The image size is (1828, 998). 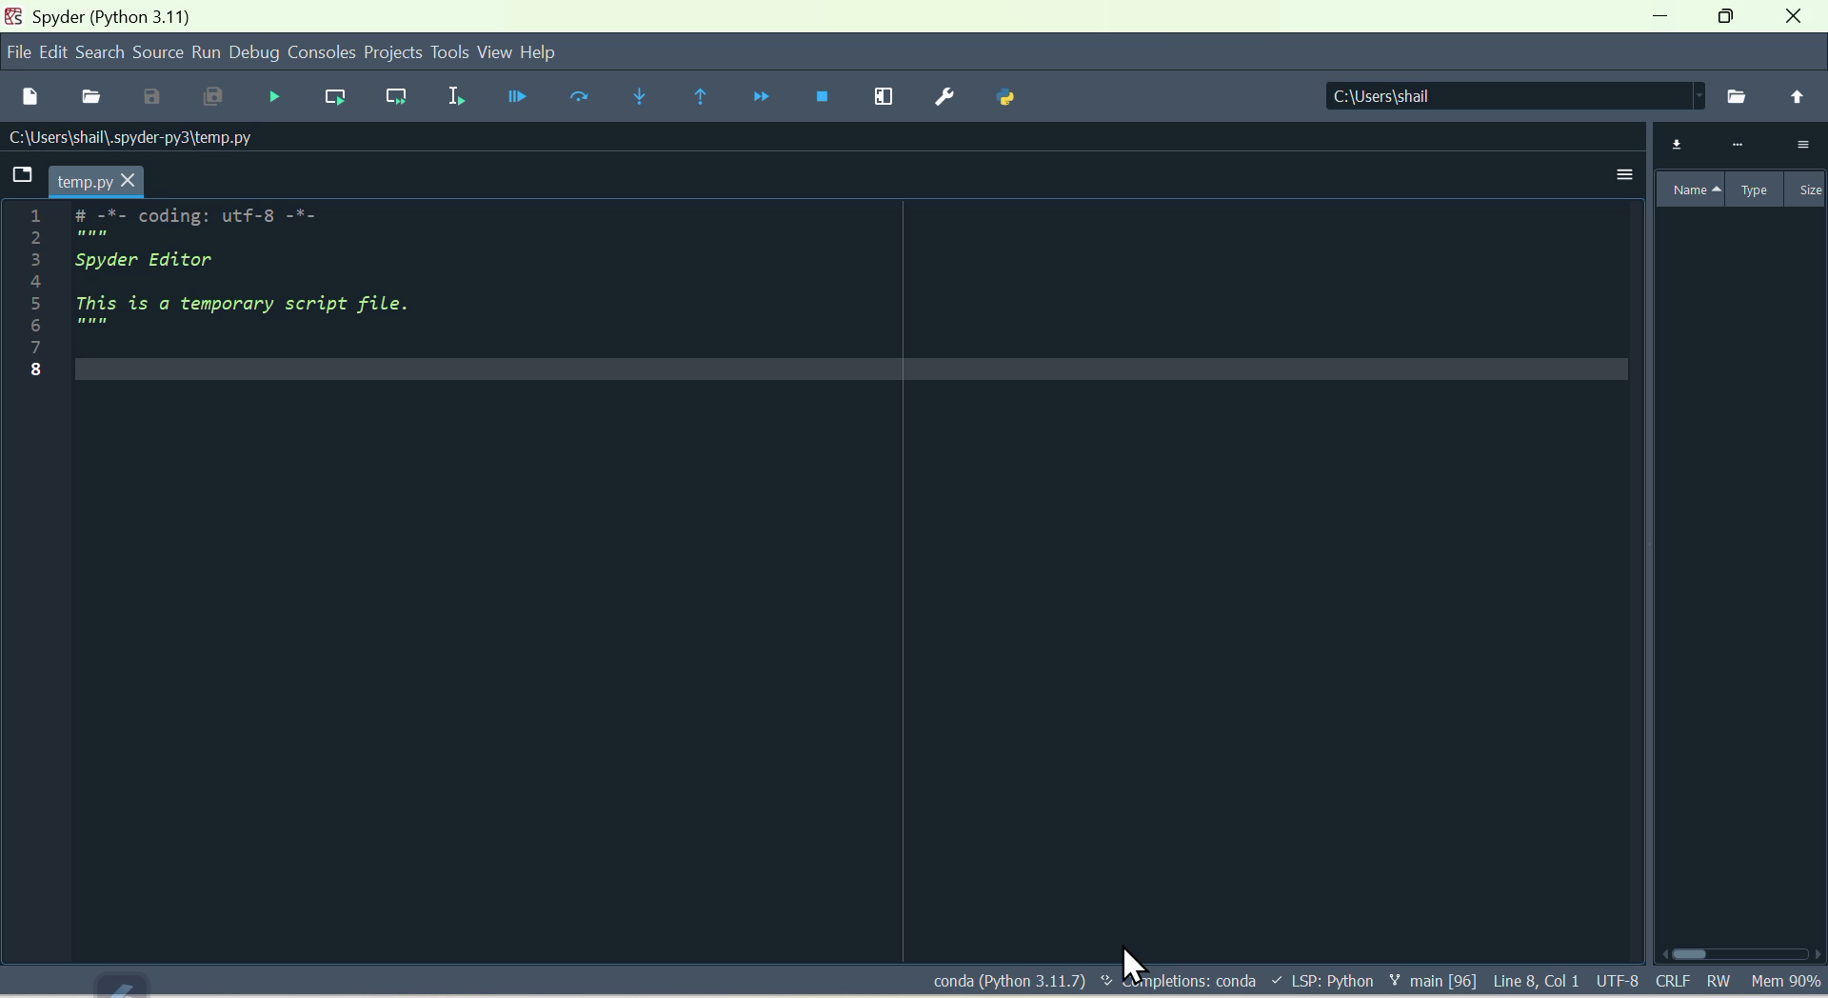 I want to click on Run current line and go to the next one, so click(x=392, y=95).